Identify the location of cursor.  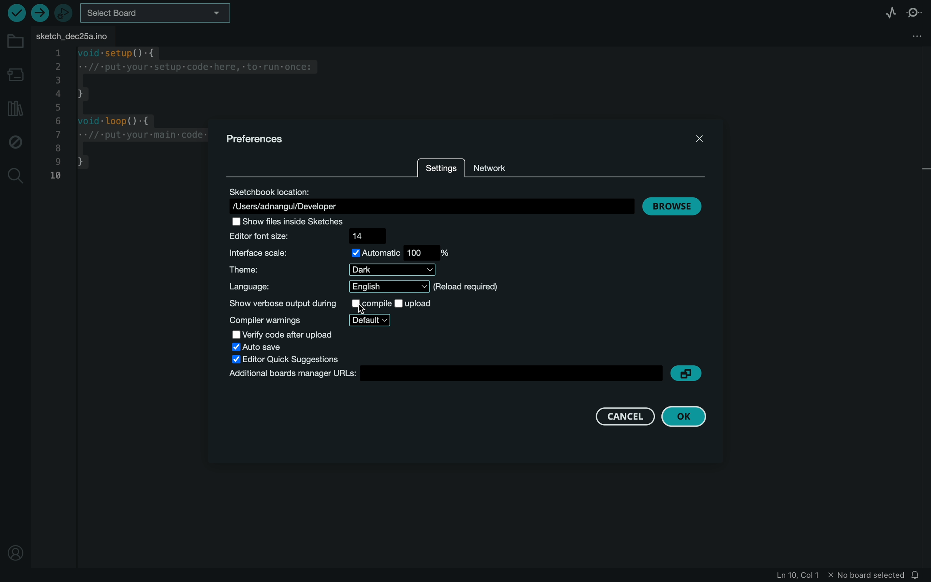
(368, 310).